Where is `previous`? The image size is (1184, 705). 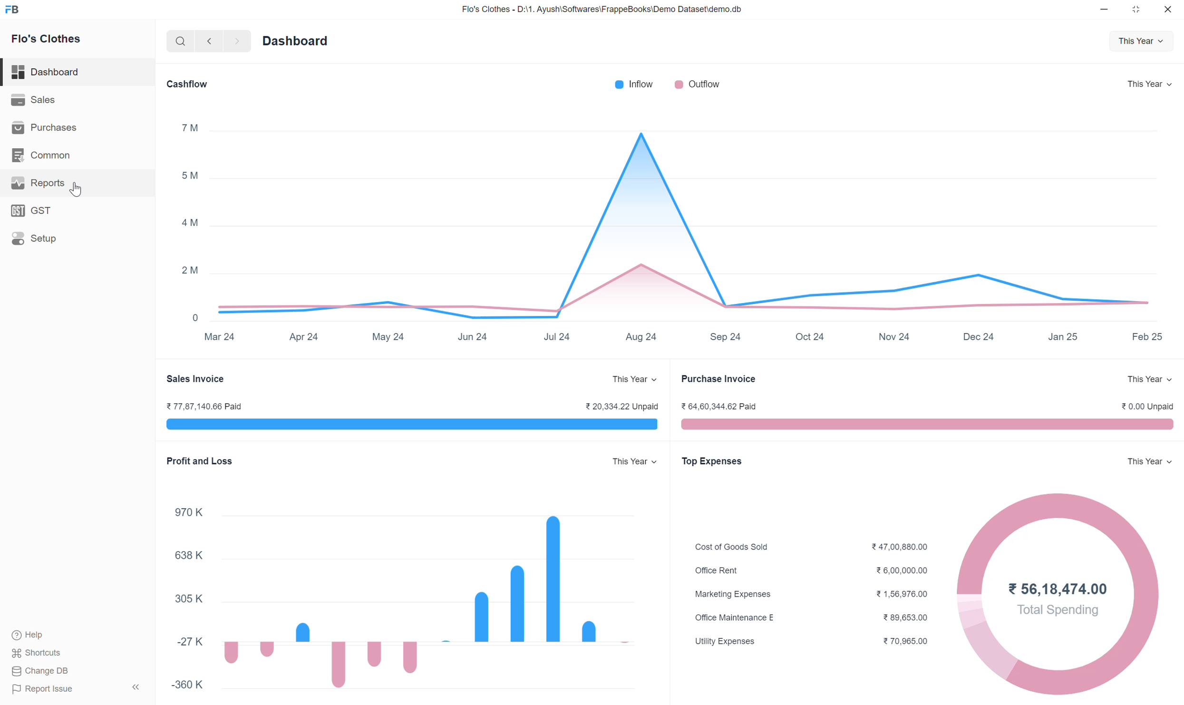
previous is located at coordinates (209, 40).